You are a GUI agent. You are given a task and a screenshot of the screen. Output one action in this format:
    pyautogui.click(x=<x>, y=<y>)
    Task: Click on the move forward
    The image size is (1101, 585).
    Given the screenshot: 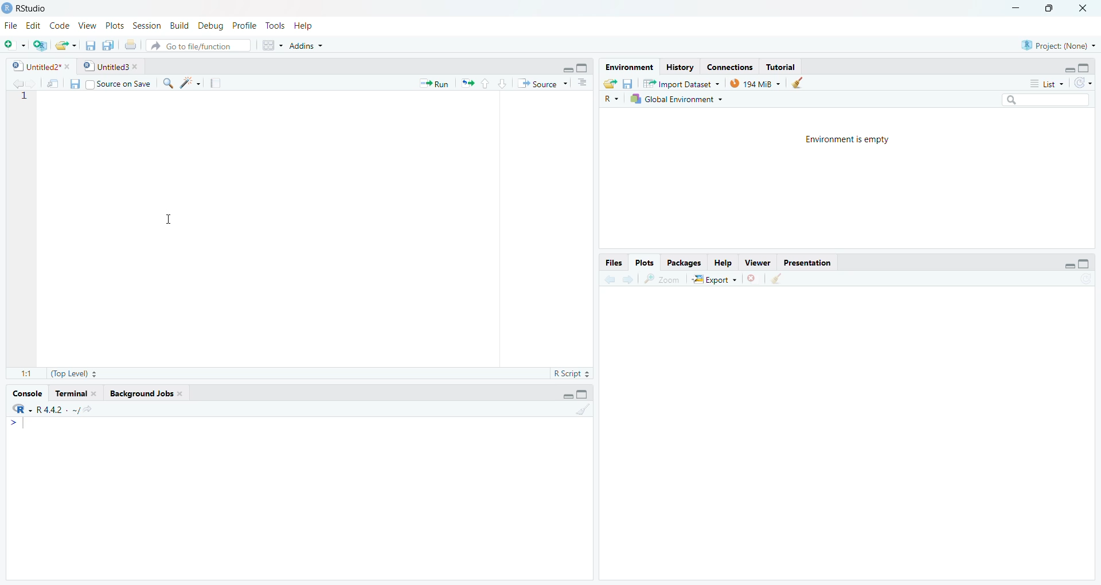 What is the action you would take?
    pyautogui.click(x=33, y=83)
    